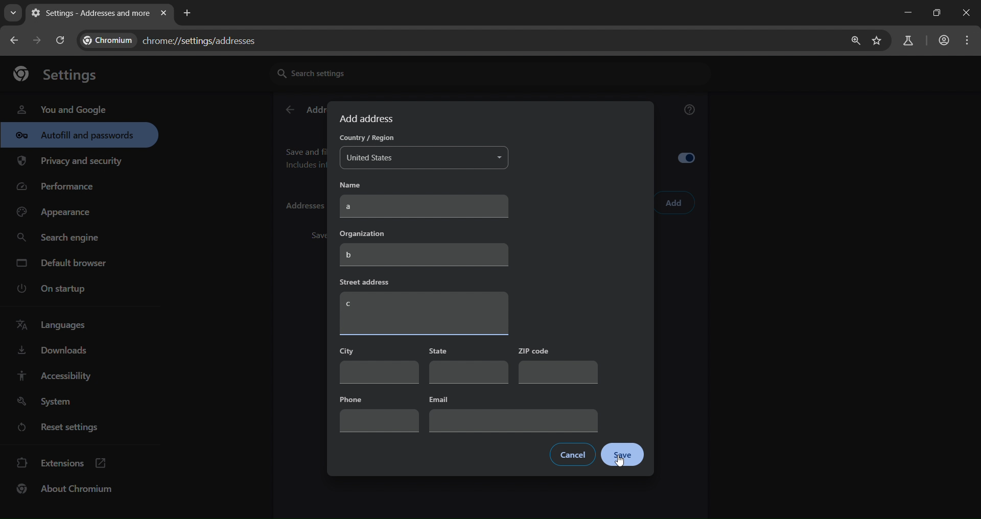 The width and height of the screenshot is (981, 519). What do you see at coordinates (61, 108) in the screenshot?
I see `you and google ` at bounding box center [61, 108].